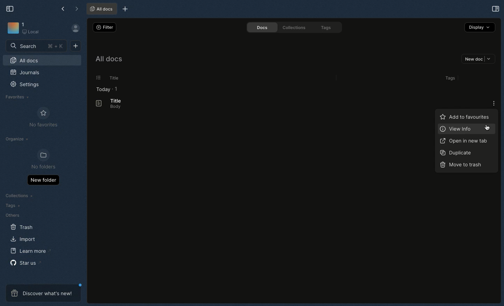 Image resolution: width=504 pixels, height=306 pixels. Describe the element at coordinates (104, 27) in the screenshot. I see `Filter` at that location.